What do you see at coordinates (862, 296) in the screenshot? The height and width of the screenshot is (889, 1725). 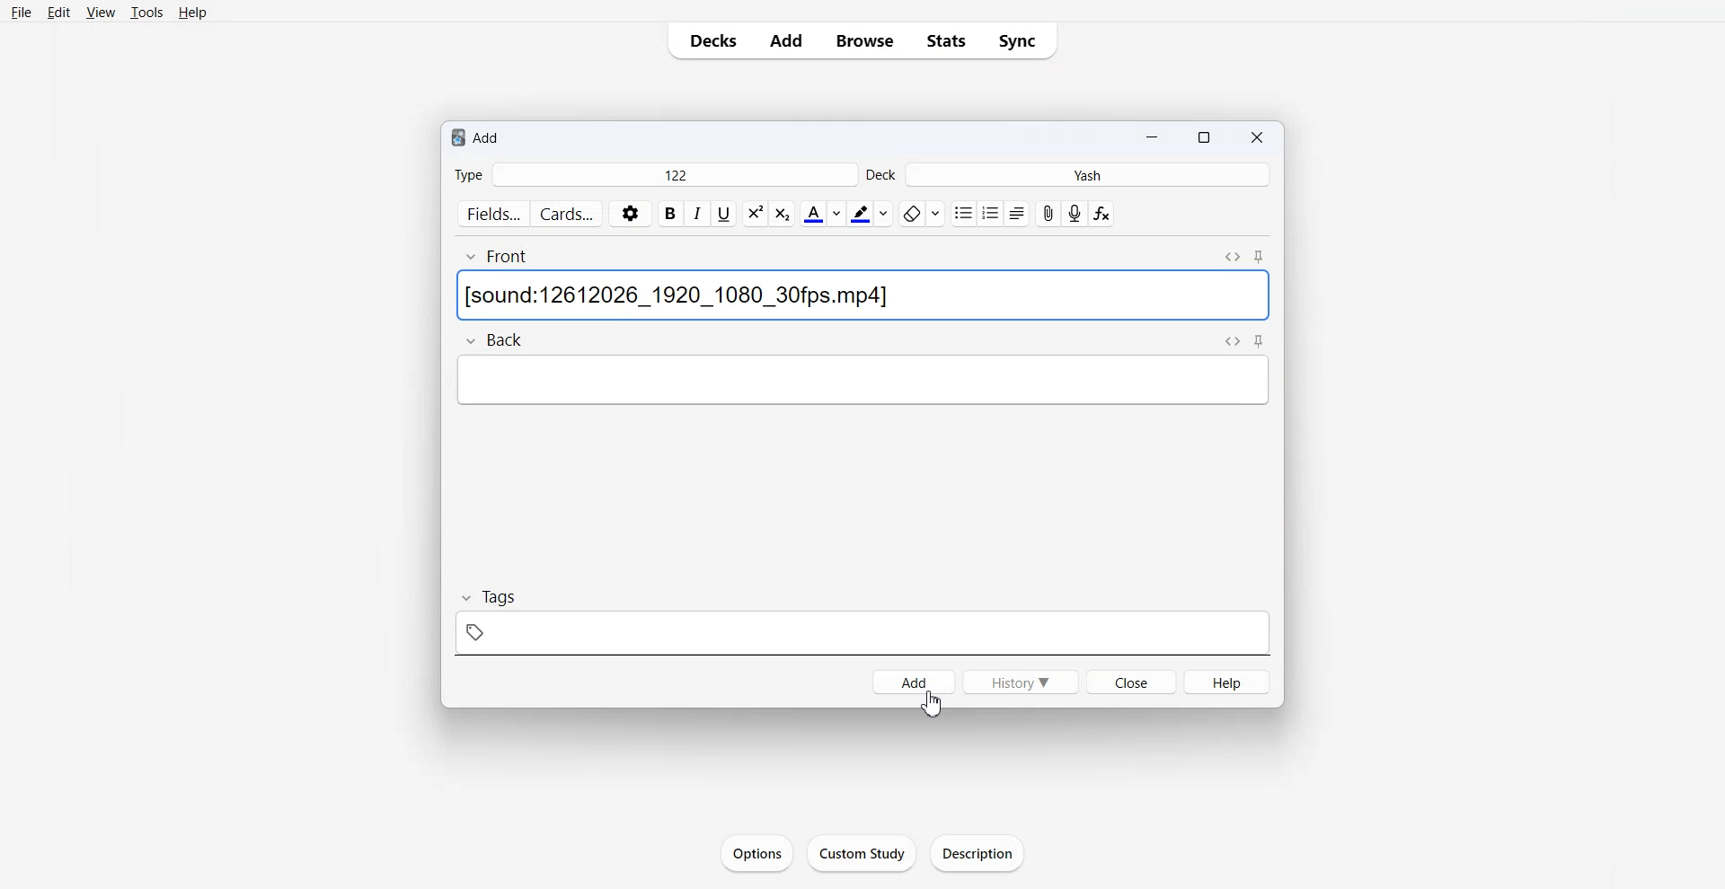 I see `typing space` at bounding box center [862, 296].